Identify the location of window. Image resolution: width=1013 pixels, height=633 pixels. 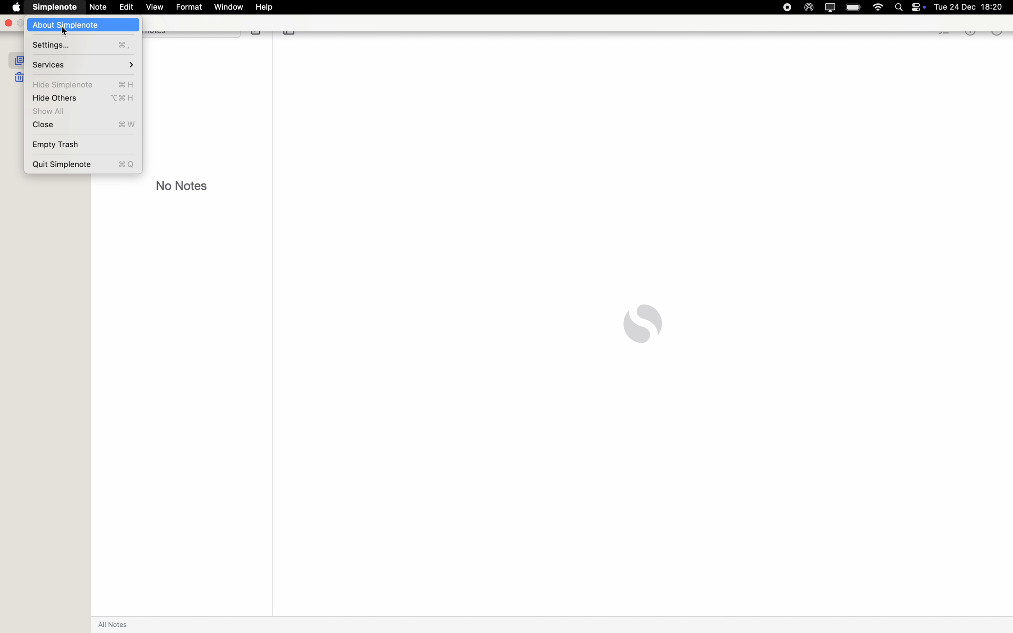
(229, 7).